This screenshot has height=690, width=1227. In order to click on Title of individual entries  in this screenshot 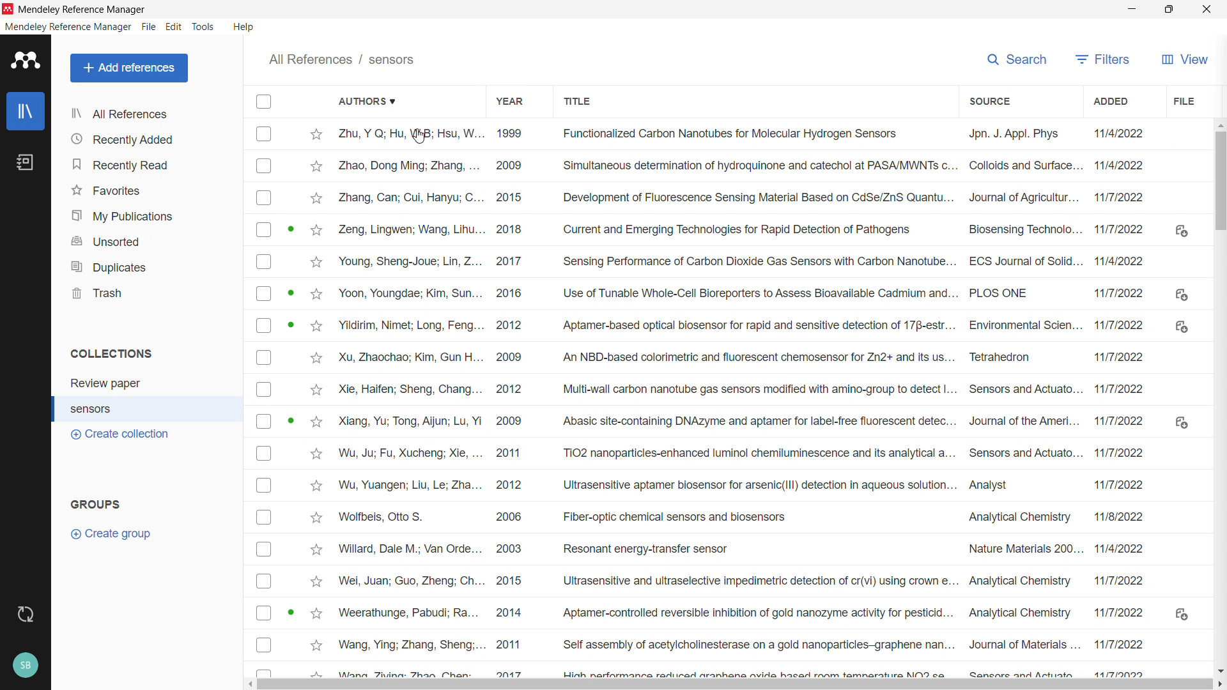, I will do `click(755, 401)`.